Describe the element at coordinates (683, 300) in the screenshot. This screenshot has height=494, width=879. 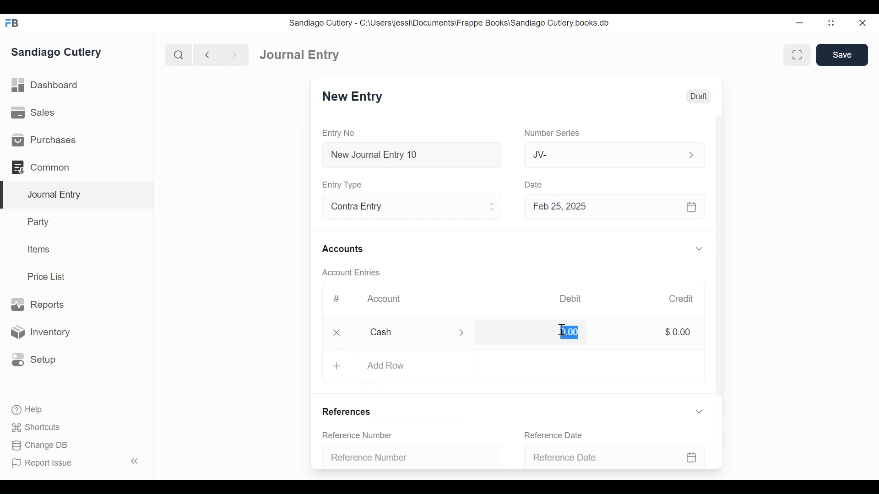
I see `Credit` at that location.